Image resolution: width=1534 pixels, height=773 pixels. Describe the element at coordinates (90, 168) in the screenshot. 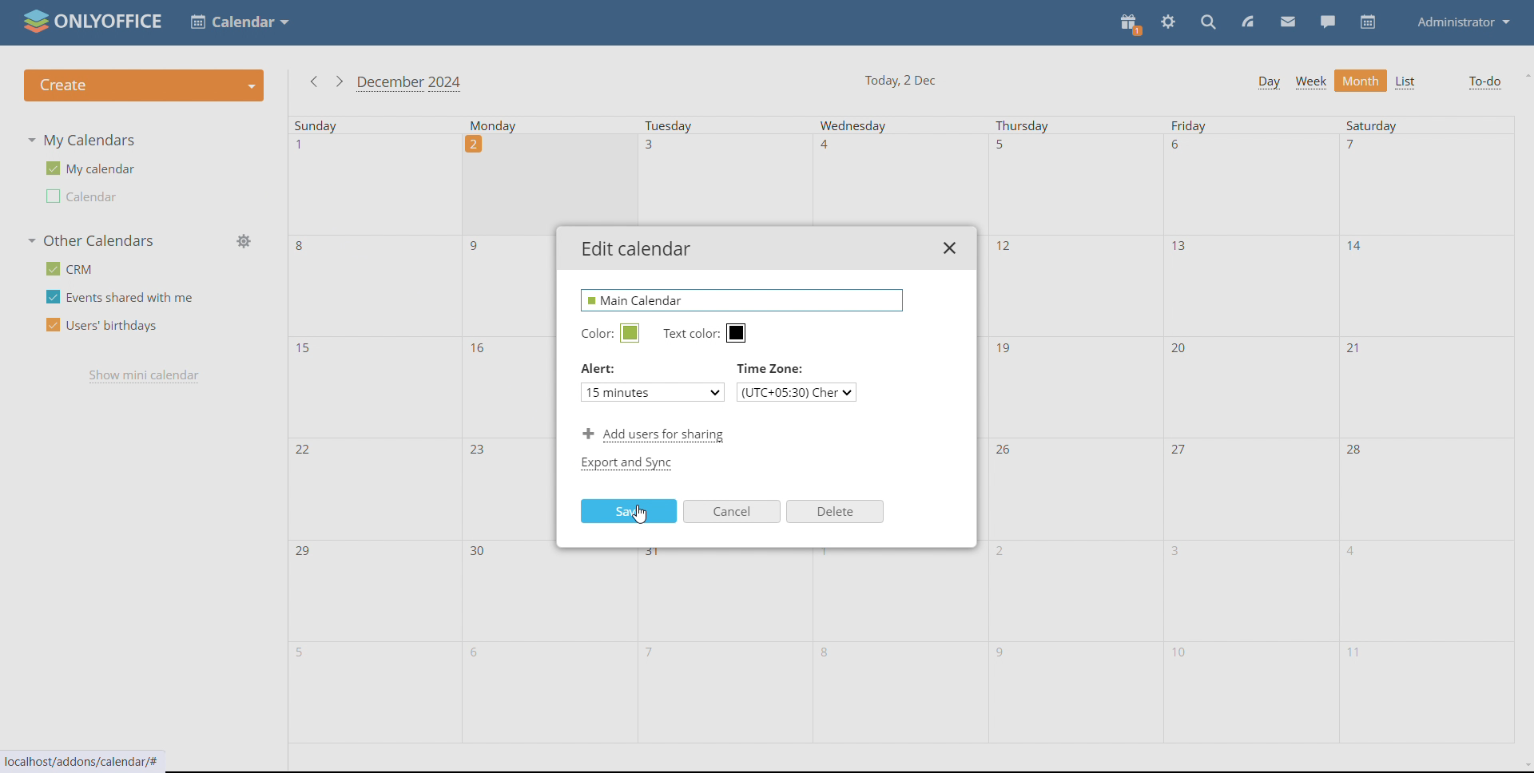

I see `my calendar` at that location.